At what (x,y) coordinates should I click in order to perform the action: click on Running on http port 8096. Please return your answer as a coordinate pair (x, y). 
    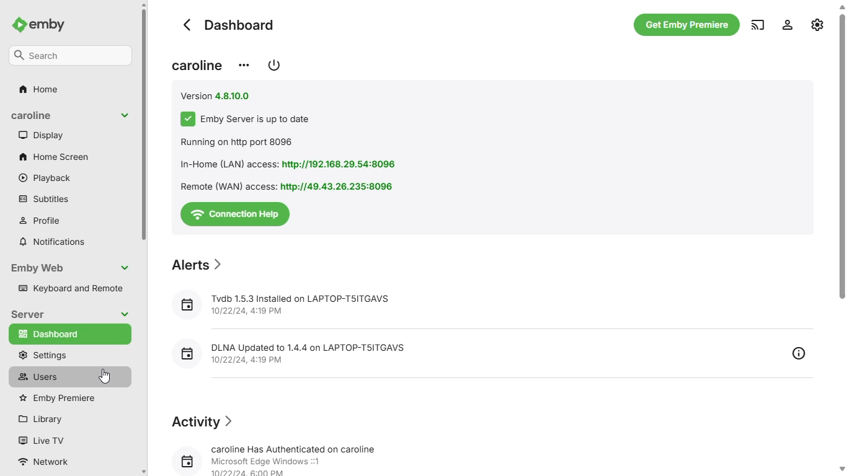
    Looking at the image, I should click on (237, 142).